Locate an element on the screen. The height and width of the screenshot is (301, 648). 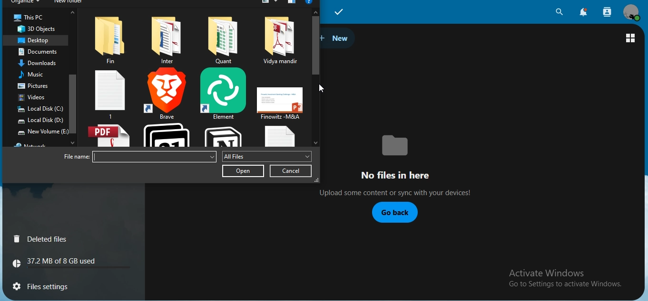
file is located at coordinates (112, 38).